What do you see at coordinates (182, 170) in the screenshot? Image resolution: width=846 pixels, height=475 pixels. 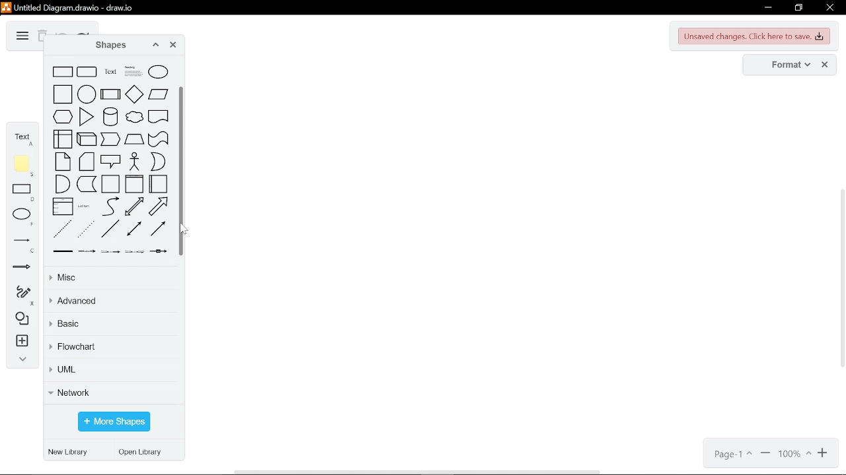 I see `vertical scrollbar` at bounding box center [182, 170].